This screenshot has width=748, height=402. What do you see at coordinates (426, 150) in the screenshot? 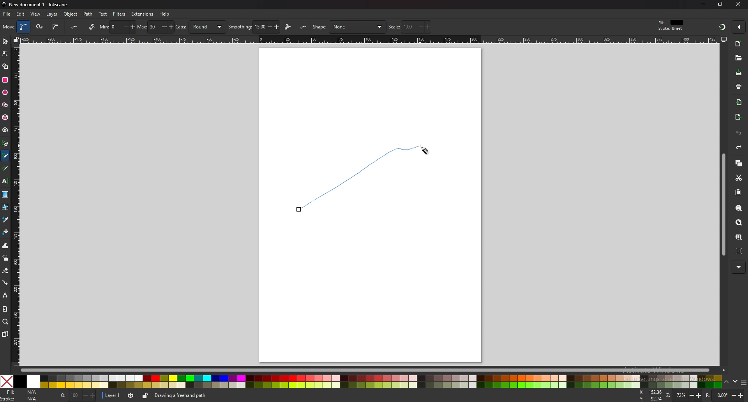
I see `cursor` at bounding box center [426, 150].